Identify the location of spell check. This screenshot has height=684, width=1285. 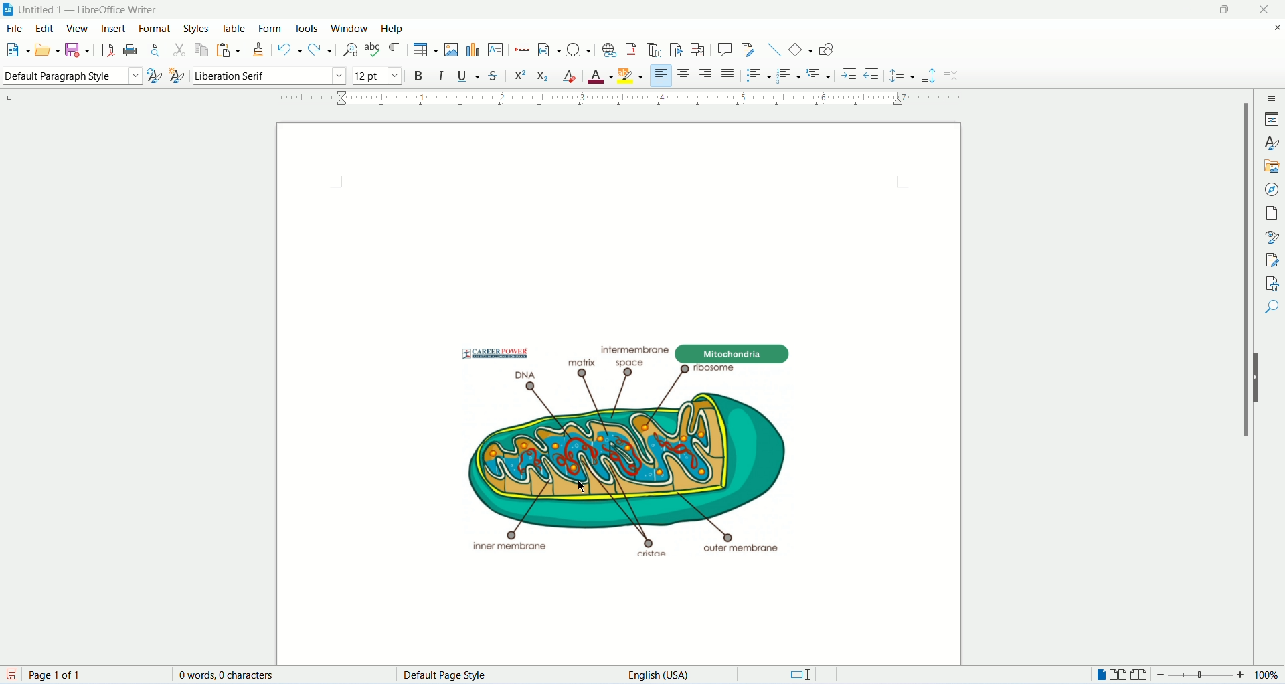
(375, 50).